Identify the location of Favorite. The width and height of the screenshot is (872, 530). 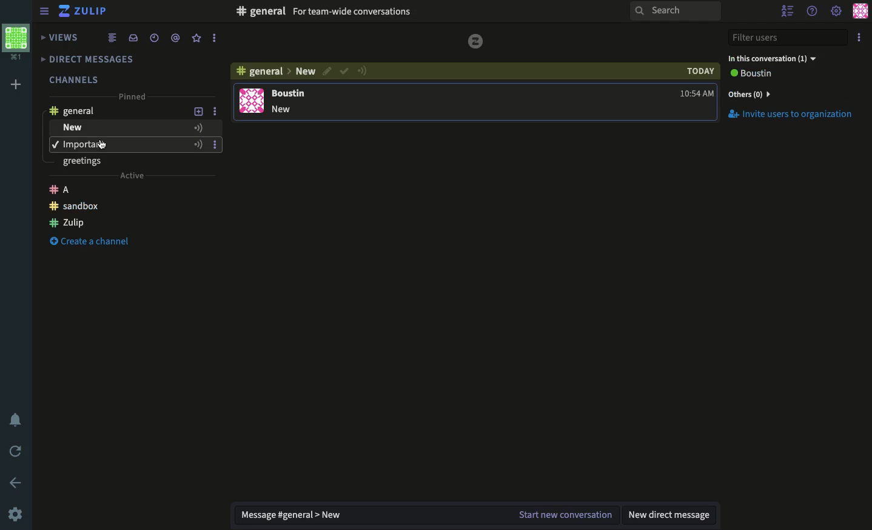
(197, 38).